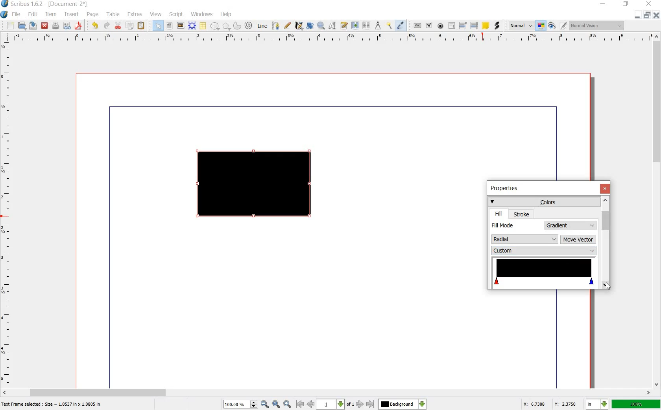 Image resolution: width=661 pixels, height=410 pixels. I want to click on pdf list box, so click(474, 25).